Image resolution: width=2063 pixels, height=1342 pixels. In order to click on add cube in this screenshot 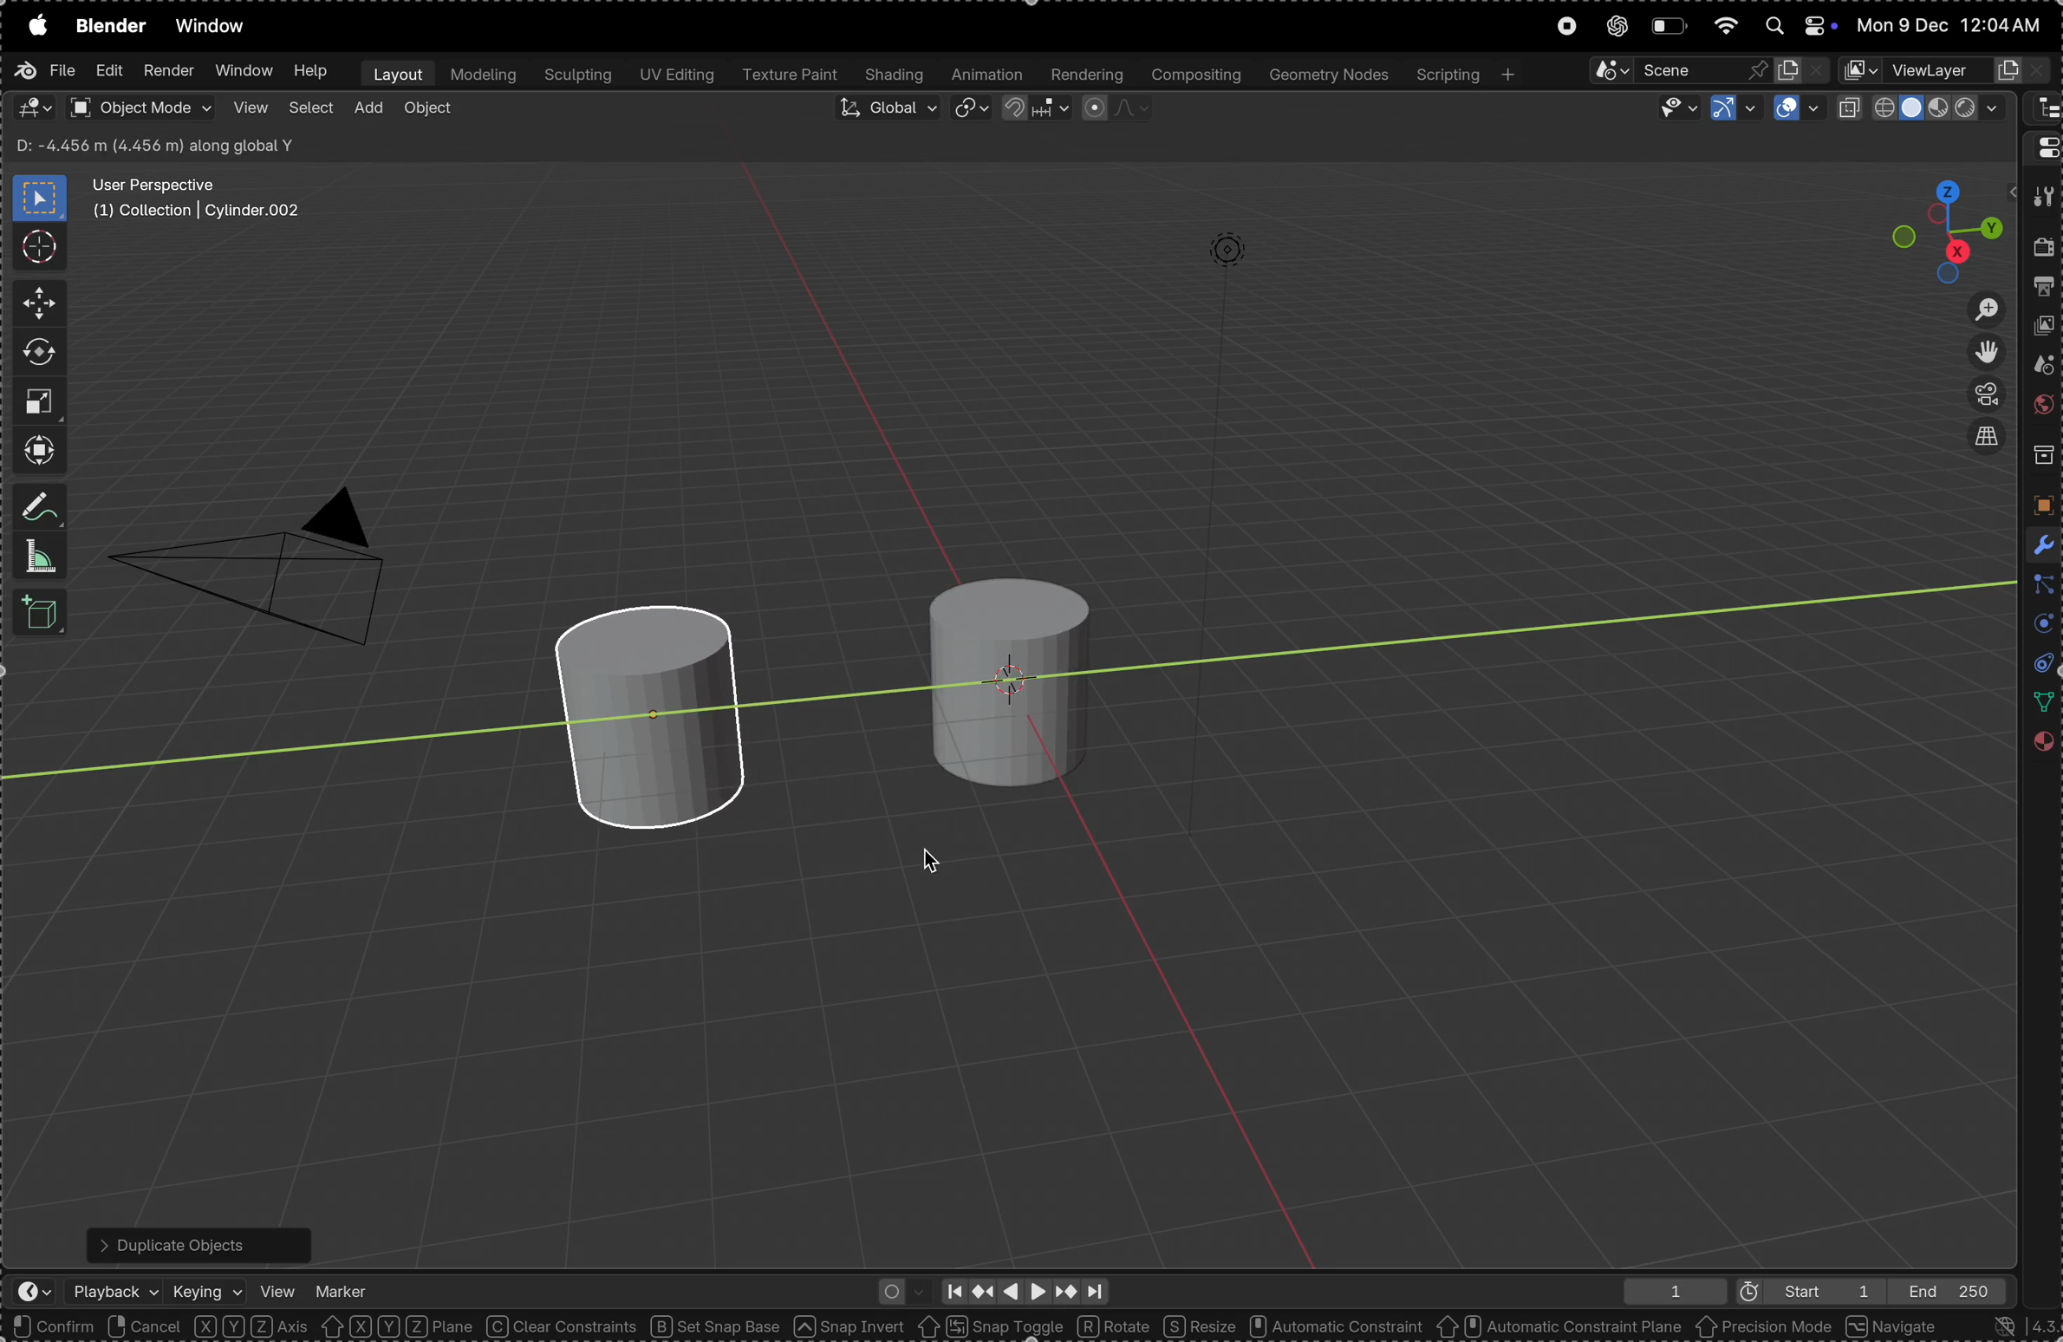, I will do `click(44, 615)`.